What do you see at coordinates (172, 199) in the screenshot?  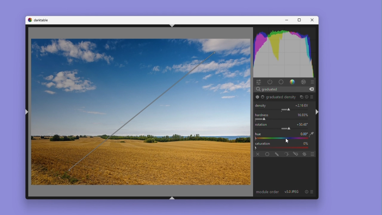 I see `shift+ctrl+b` at bounding box center [172, 199].